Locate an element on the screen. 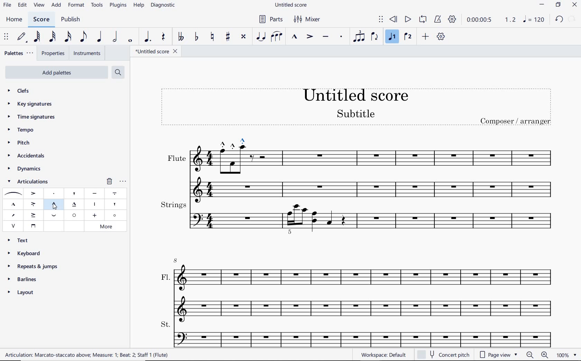 This screenshot has width=581, height=361. STACCATO is located at coordinates (342, 37).